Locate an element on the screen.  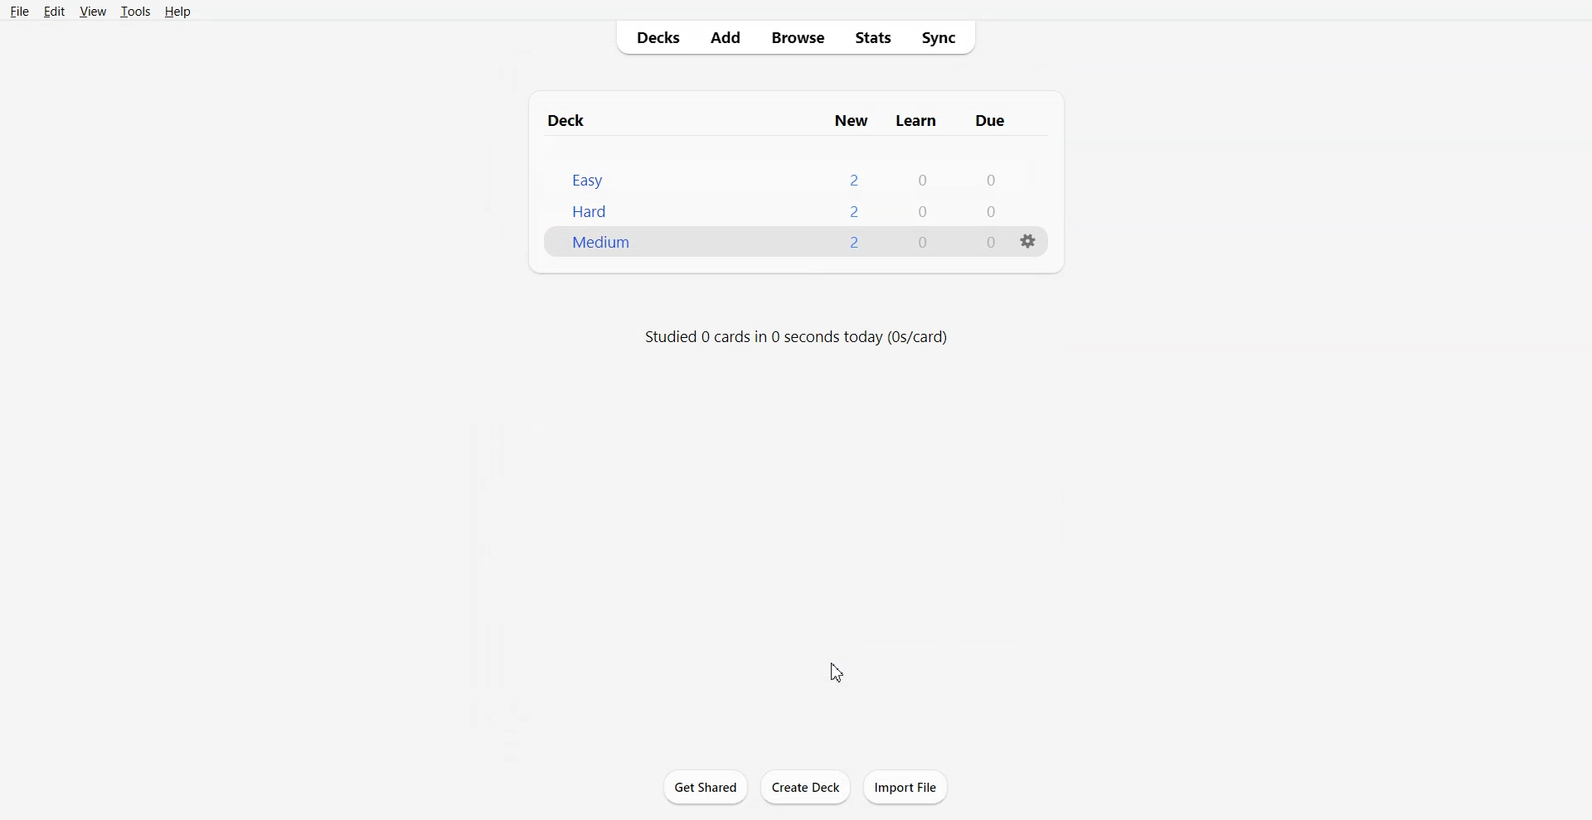
New Deck File is located at coordinates (772, 245).